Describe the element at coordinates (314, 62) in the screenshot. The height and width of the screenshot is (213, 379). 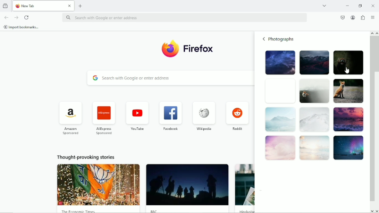
I see `Photograph` at that location.